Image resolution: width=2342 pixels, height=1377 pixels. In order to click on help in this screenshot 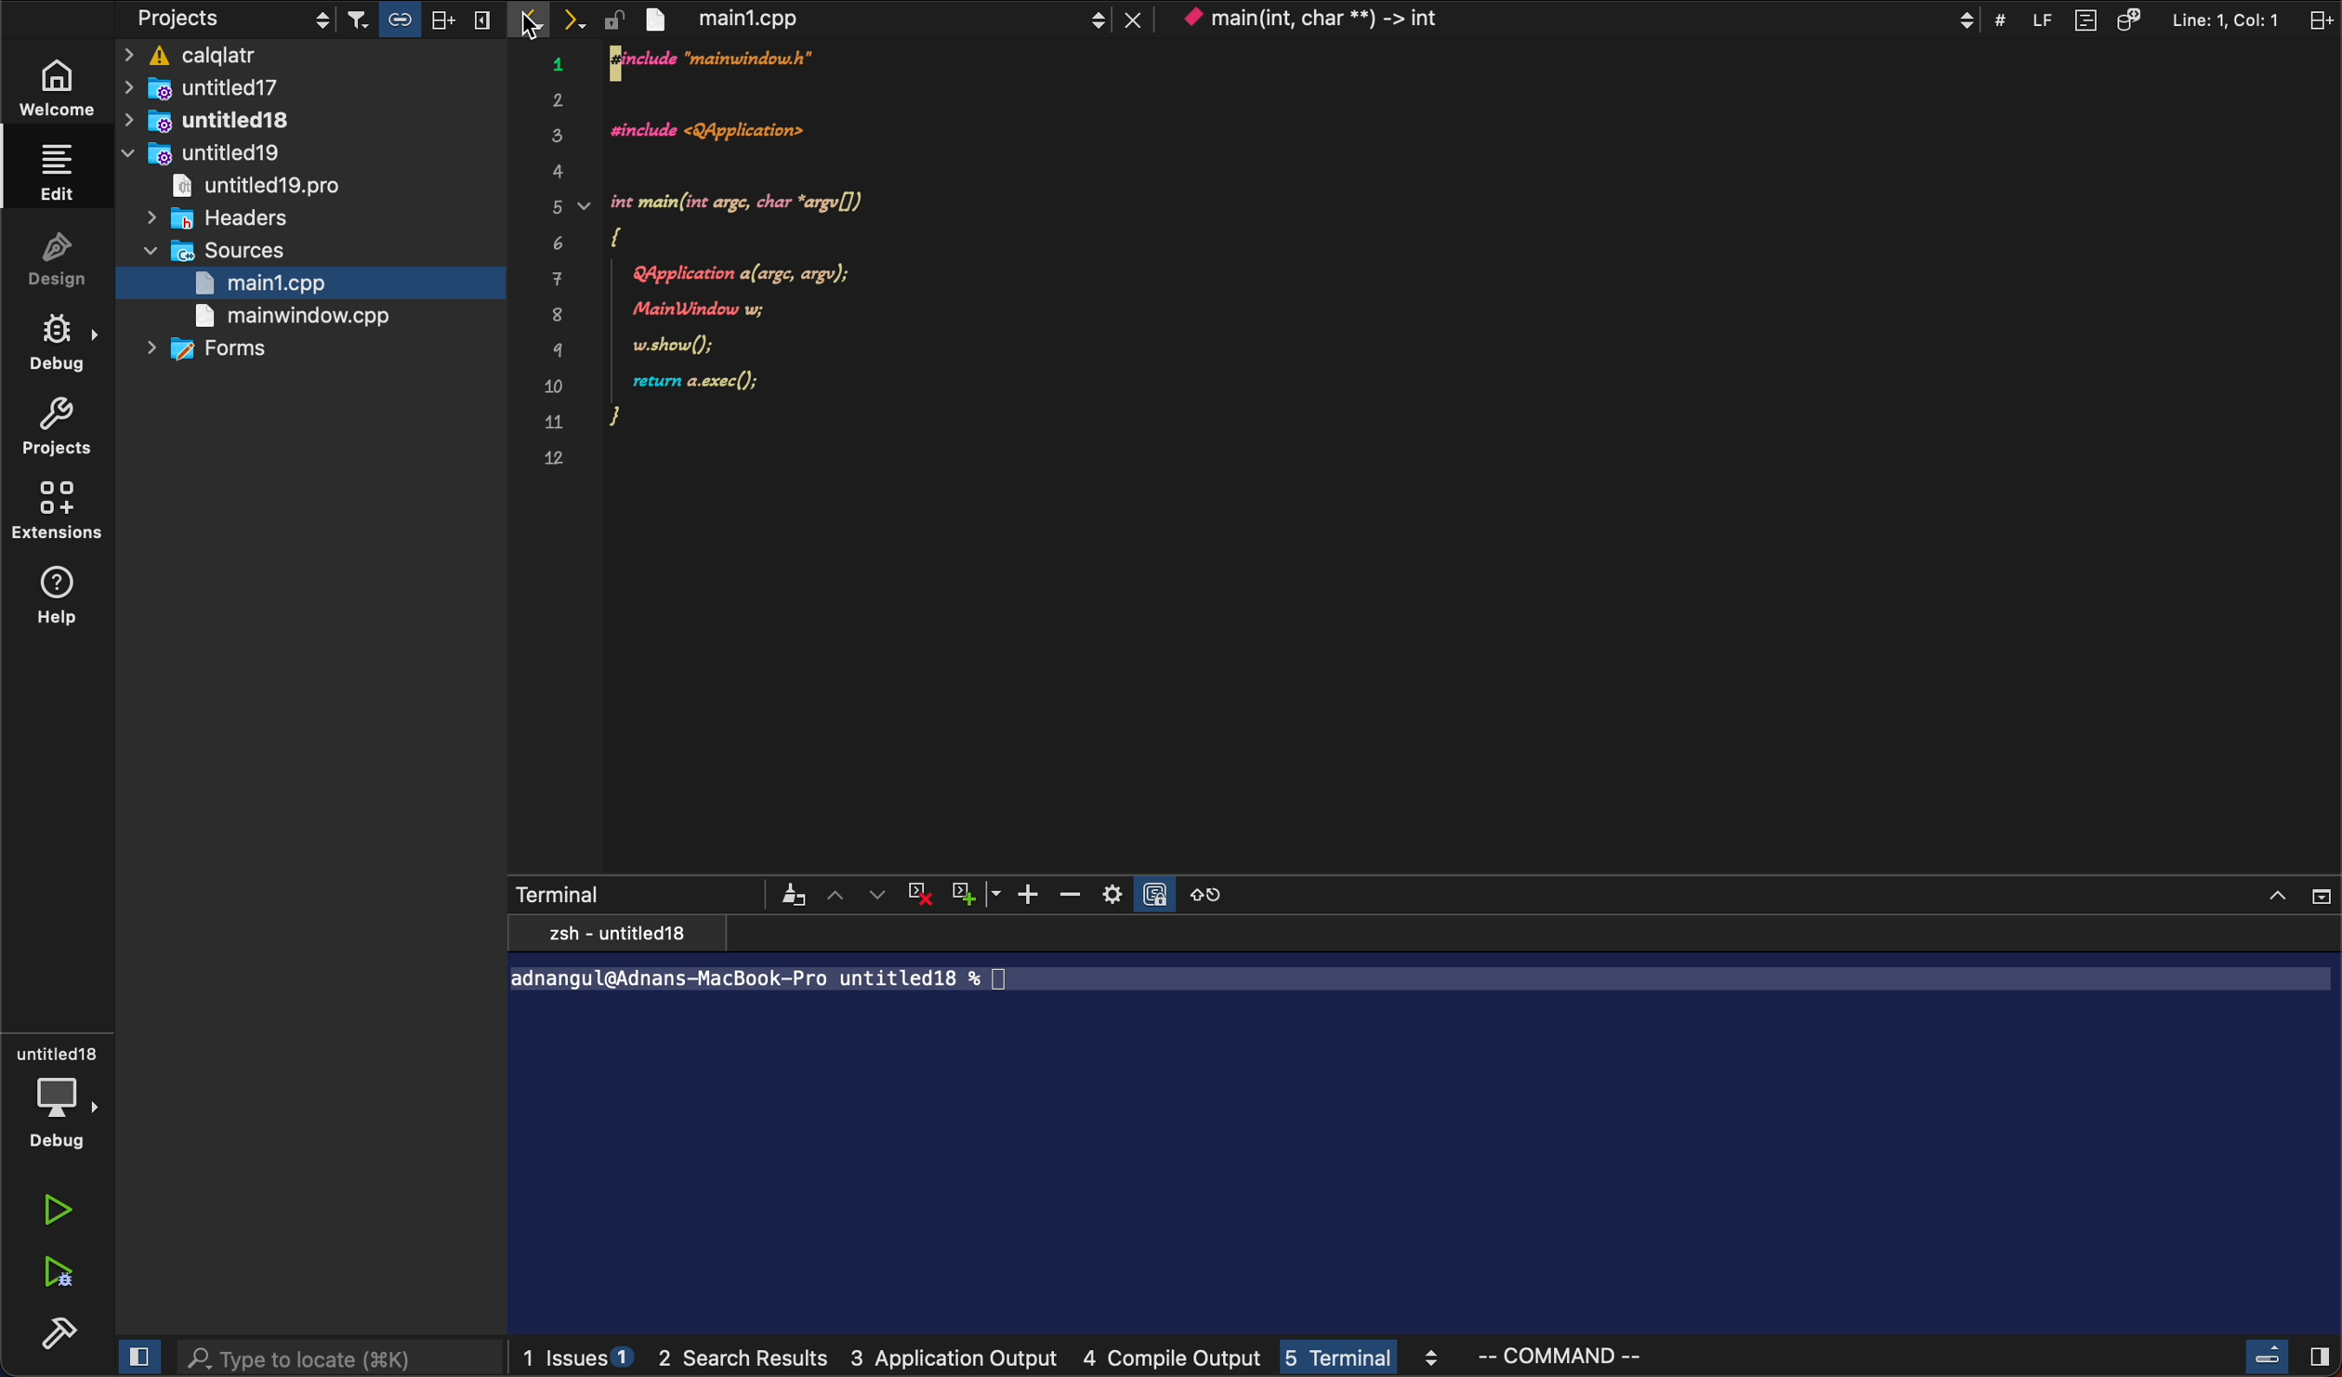, I will do `click(59, 597)`.